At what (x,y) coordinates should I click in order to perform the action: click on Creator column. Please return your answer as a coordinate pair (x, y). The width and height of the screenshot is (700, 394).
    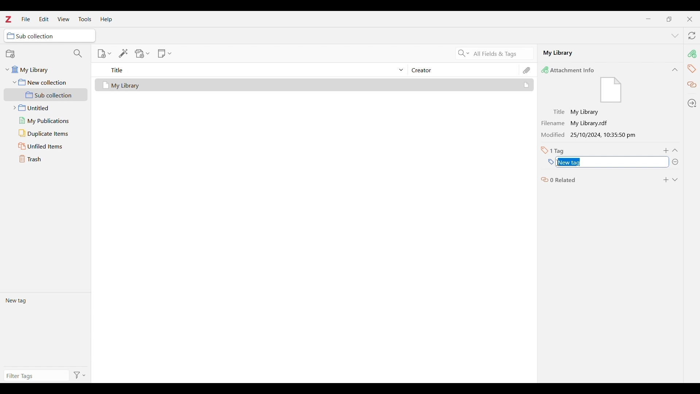
    Looking at the image, I should click on (463, 70).